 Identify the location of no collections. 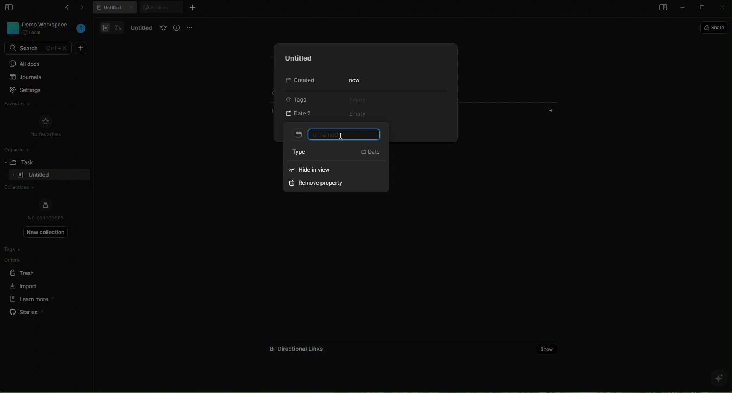
(46, 210).